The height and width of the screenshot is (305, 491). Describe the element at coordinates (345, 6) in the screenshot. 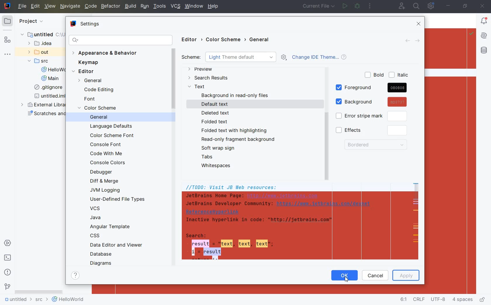

I see `run` at that location.